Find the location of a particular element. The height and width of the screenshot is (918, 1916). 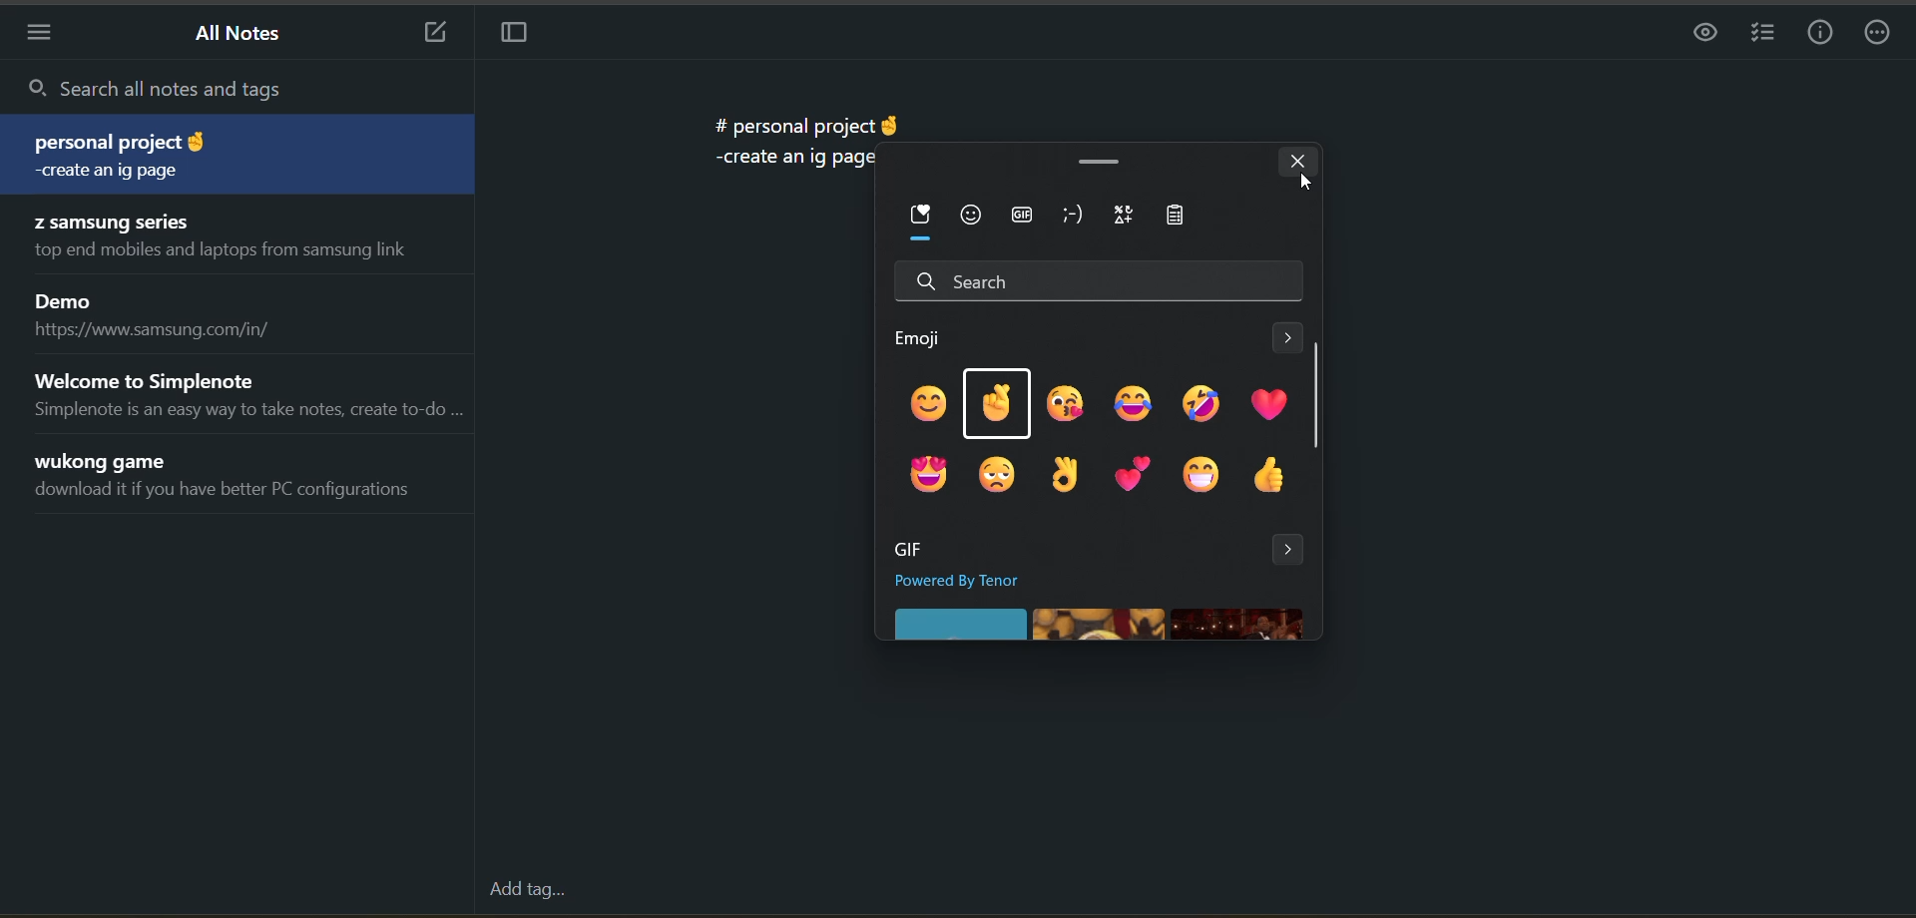

menu is located at coordinates (36, 35).